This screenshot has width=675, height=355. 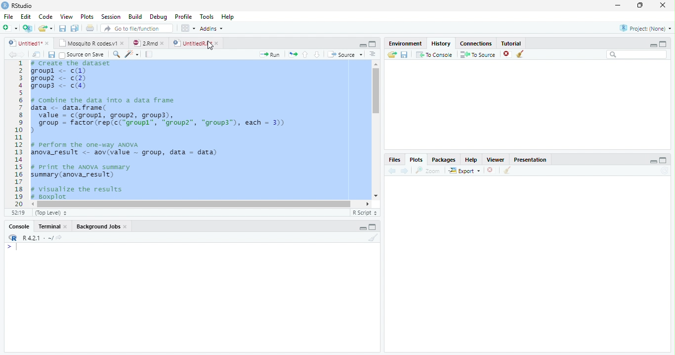 What do you see at coordinates (653, 162) in the screenshot?
I see `Minimize` at bounding box center [653, 162].